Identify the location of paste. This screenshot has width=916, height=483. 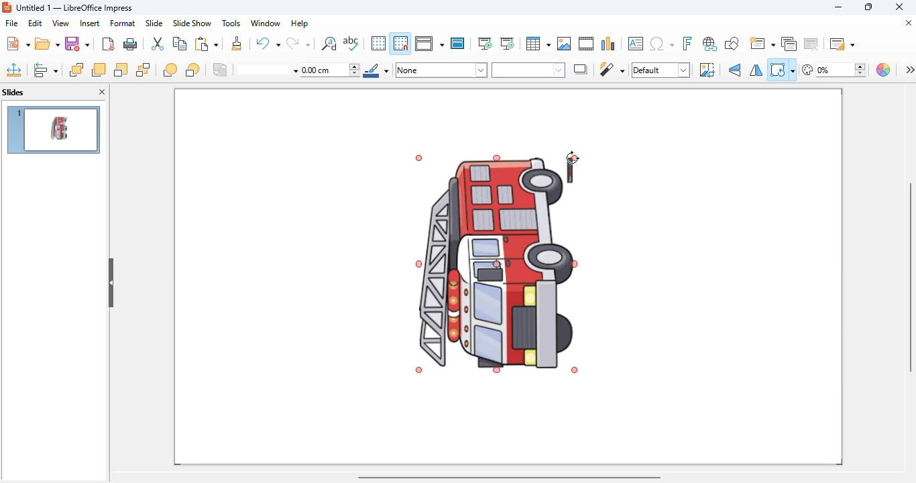
(206, 43).